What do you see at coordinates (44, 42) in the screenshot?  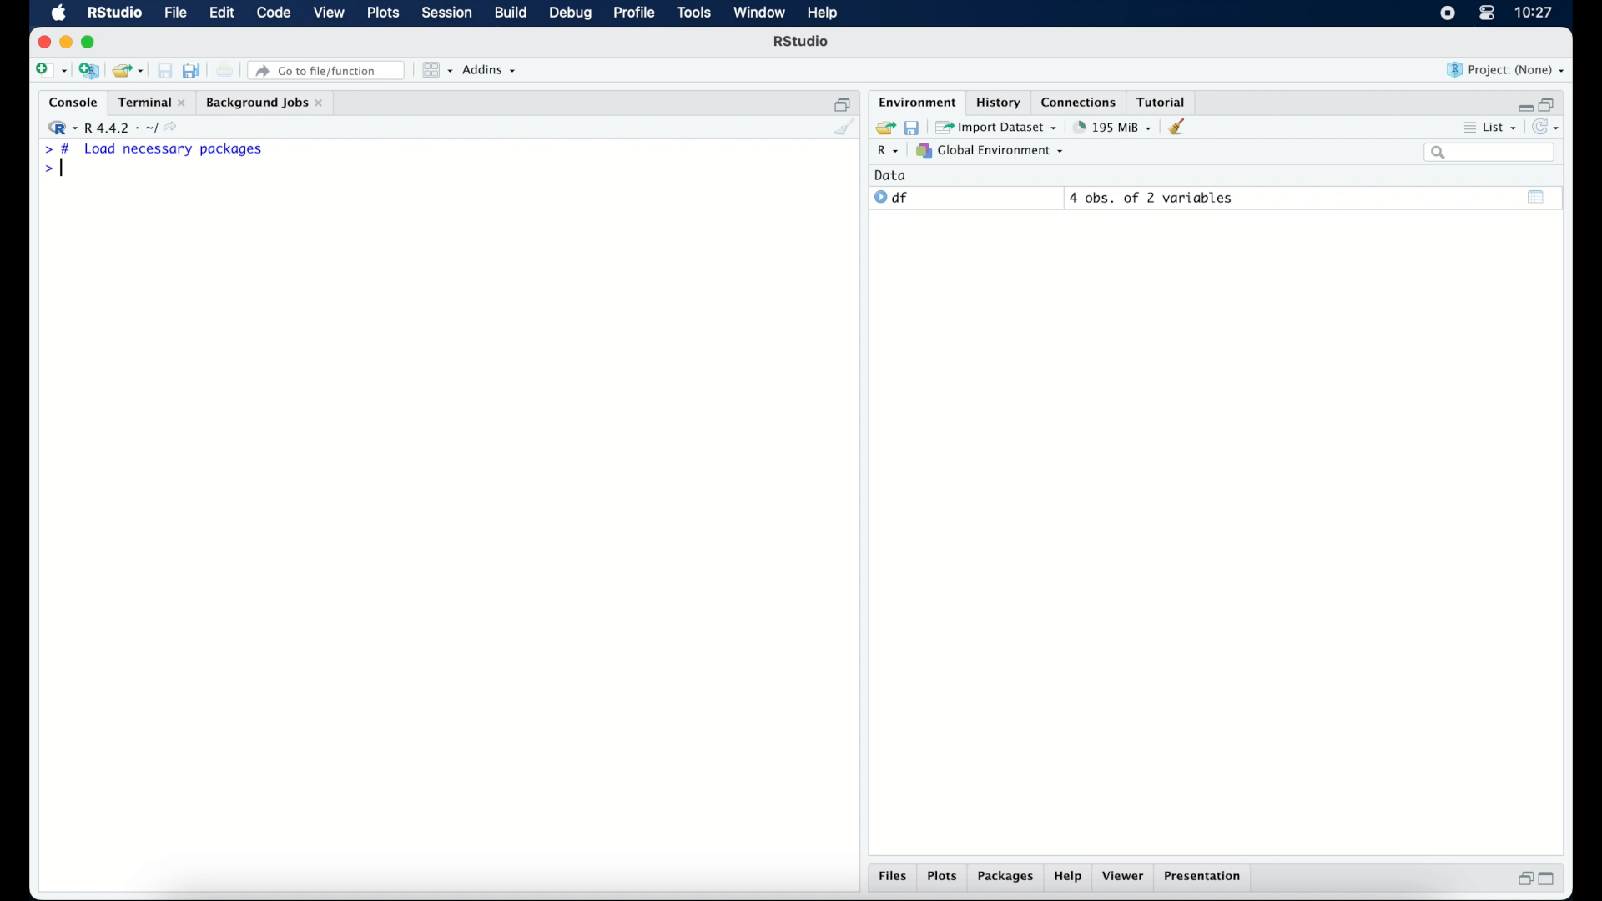 I see `close` at bounding box center [44, 42].